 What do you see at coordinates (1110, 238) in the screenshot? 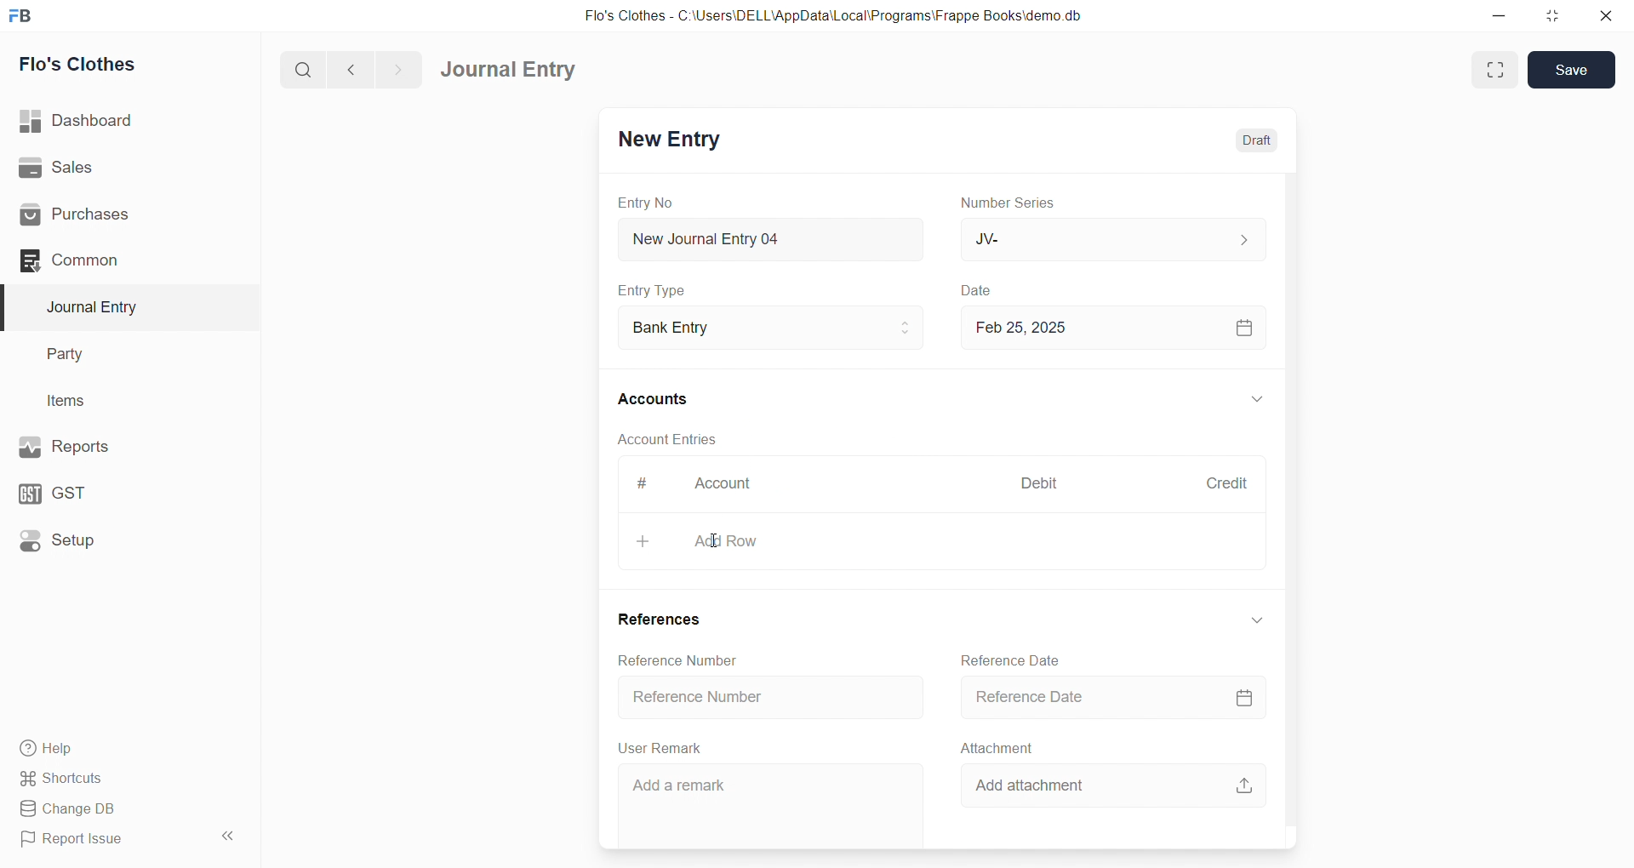
I see `JV-` at bounding box center [1110, 238].